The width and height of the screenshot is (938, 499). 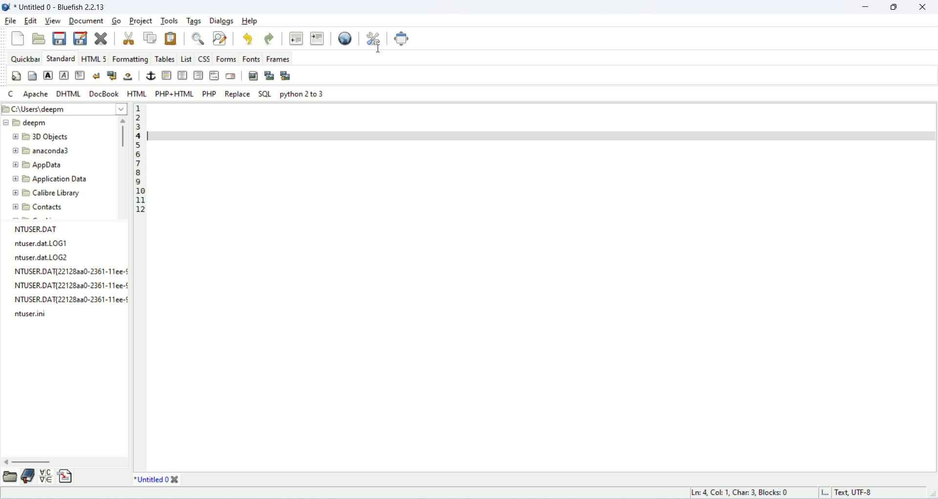 What do you see at coordinates (11, 21) in the screenshot?
I see `file` at bounding box center [11, 21].